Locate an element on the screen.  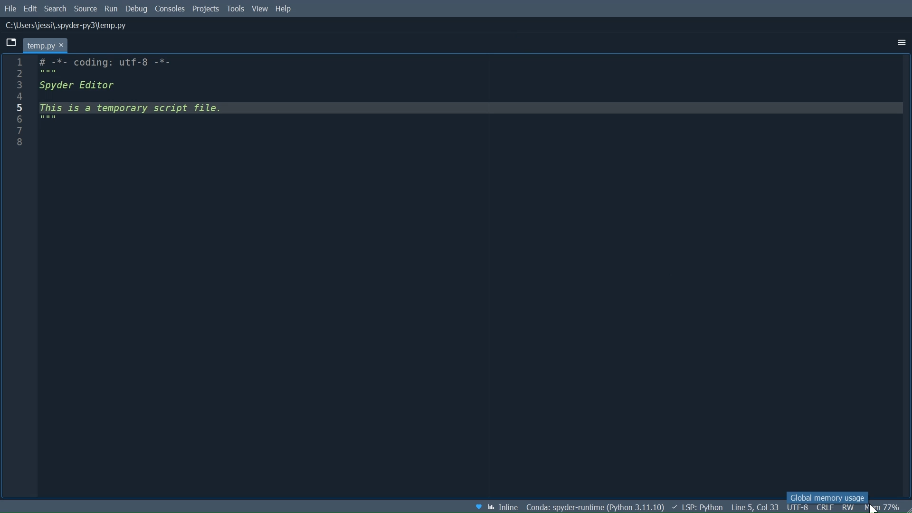
Tools is located at coordinates (236, 10).